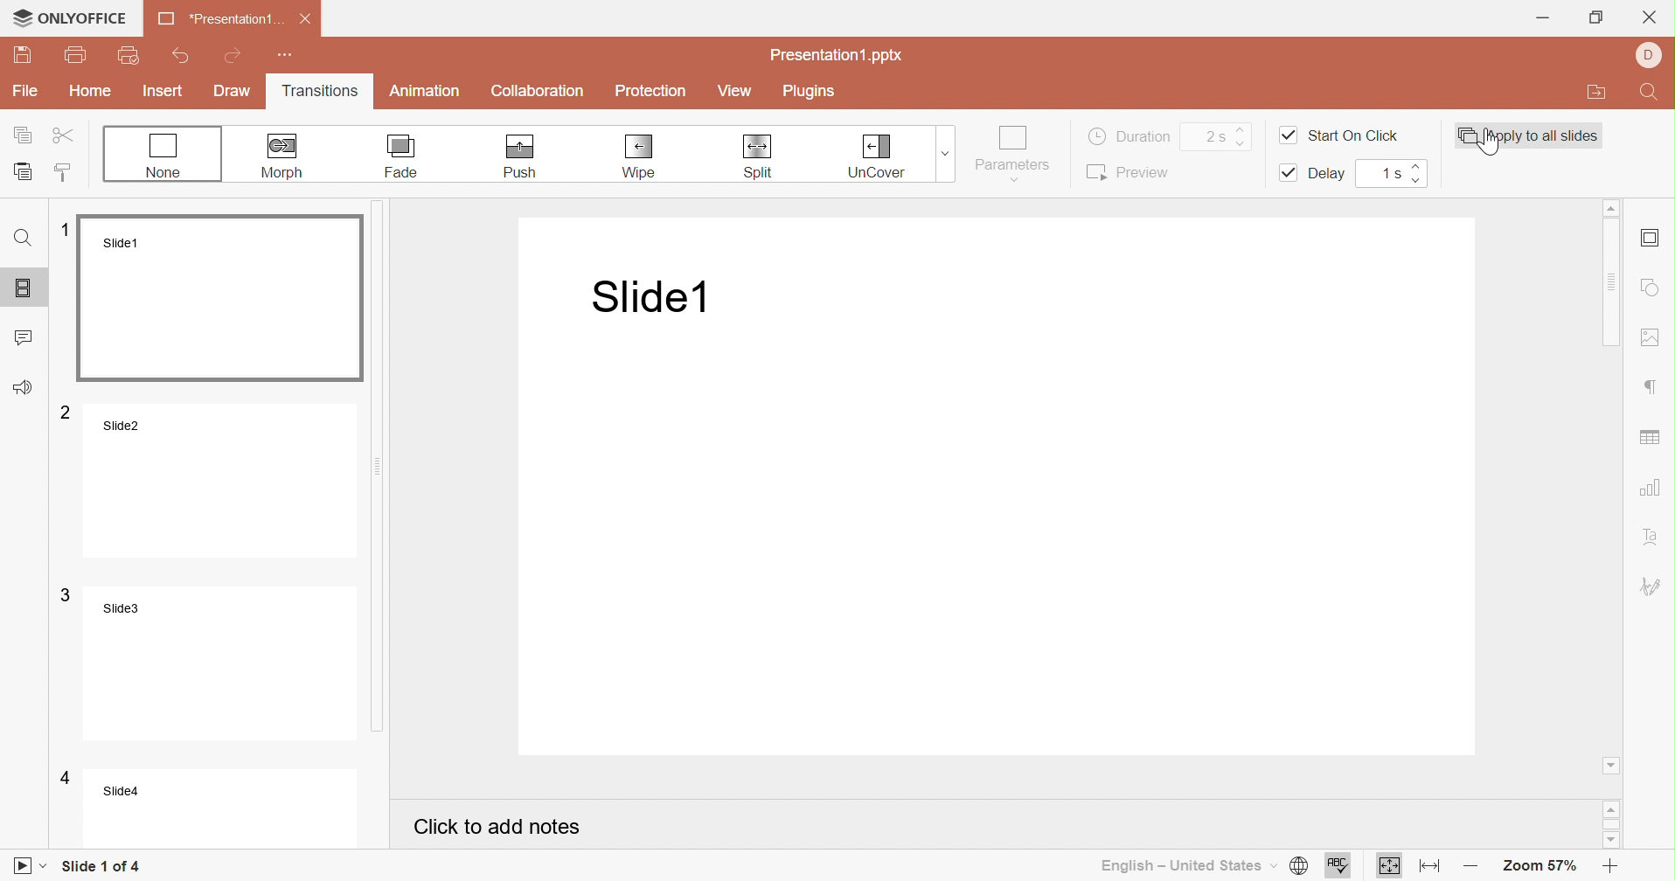 This screenshot has height=881, width=1675. I want to click on Find, so click(25, 237).